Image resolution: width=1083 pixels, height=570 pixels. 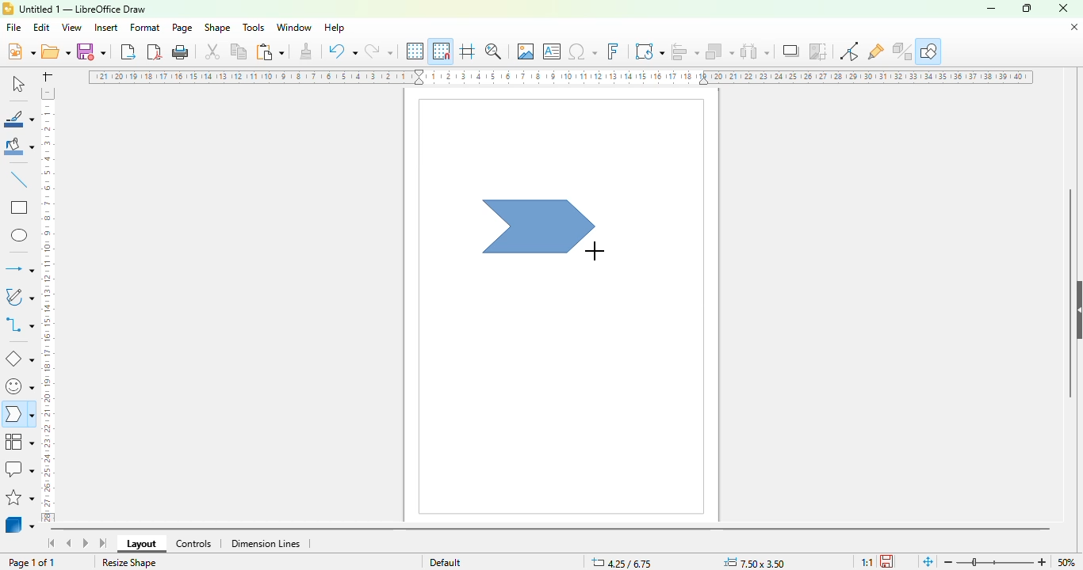 I want to click on export directly as PDF, so click(x=155, y=51).